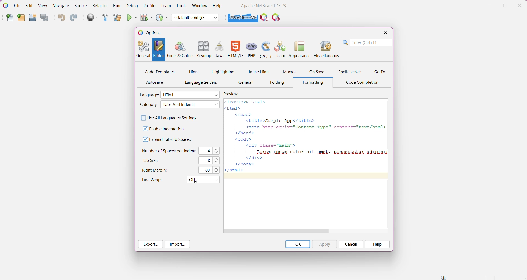 The height and width of the screenshot is (280, 527). What do you see at coordinates (146, 17) in the screenshot?
I see `Debug Project` at bounding box center [146, 17].